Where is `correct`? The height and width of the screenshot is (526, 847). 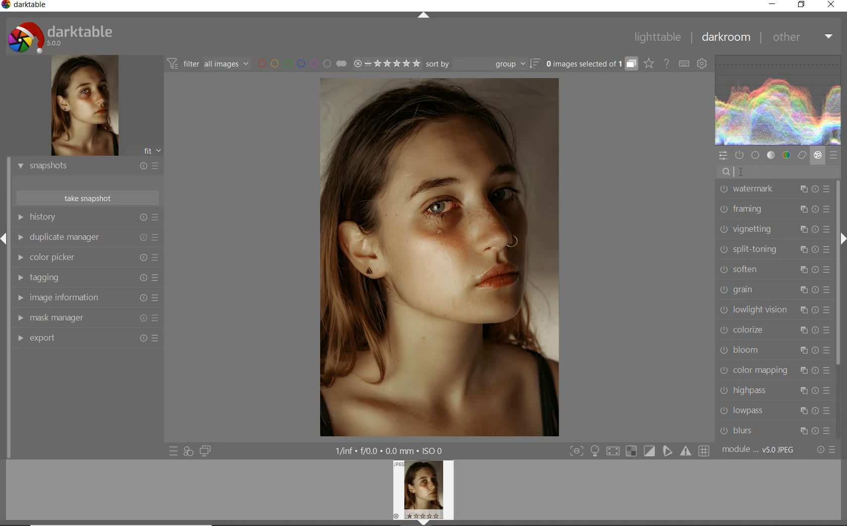
correct is located at coordinates (803, 154).